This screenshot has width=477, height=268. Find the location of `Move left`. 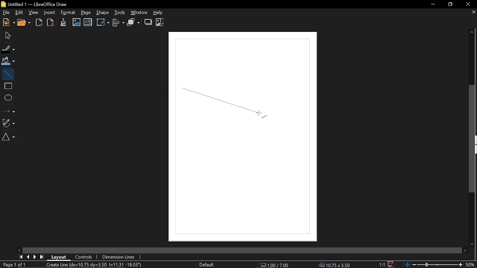

Move left is located at coordinates (20, 250).